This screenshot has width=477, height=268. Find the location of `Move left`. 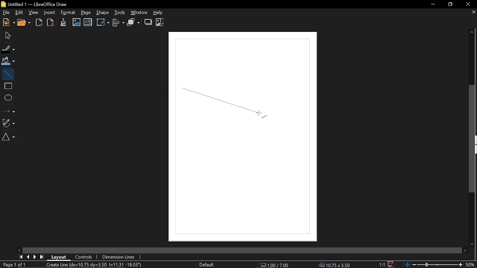

Move left is located at coordinates (20, 250).